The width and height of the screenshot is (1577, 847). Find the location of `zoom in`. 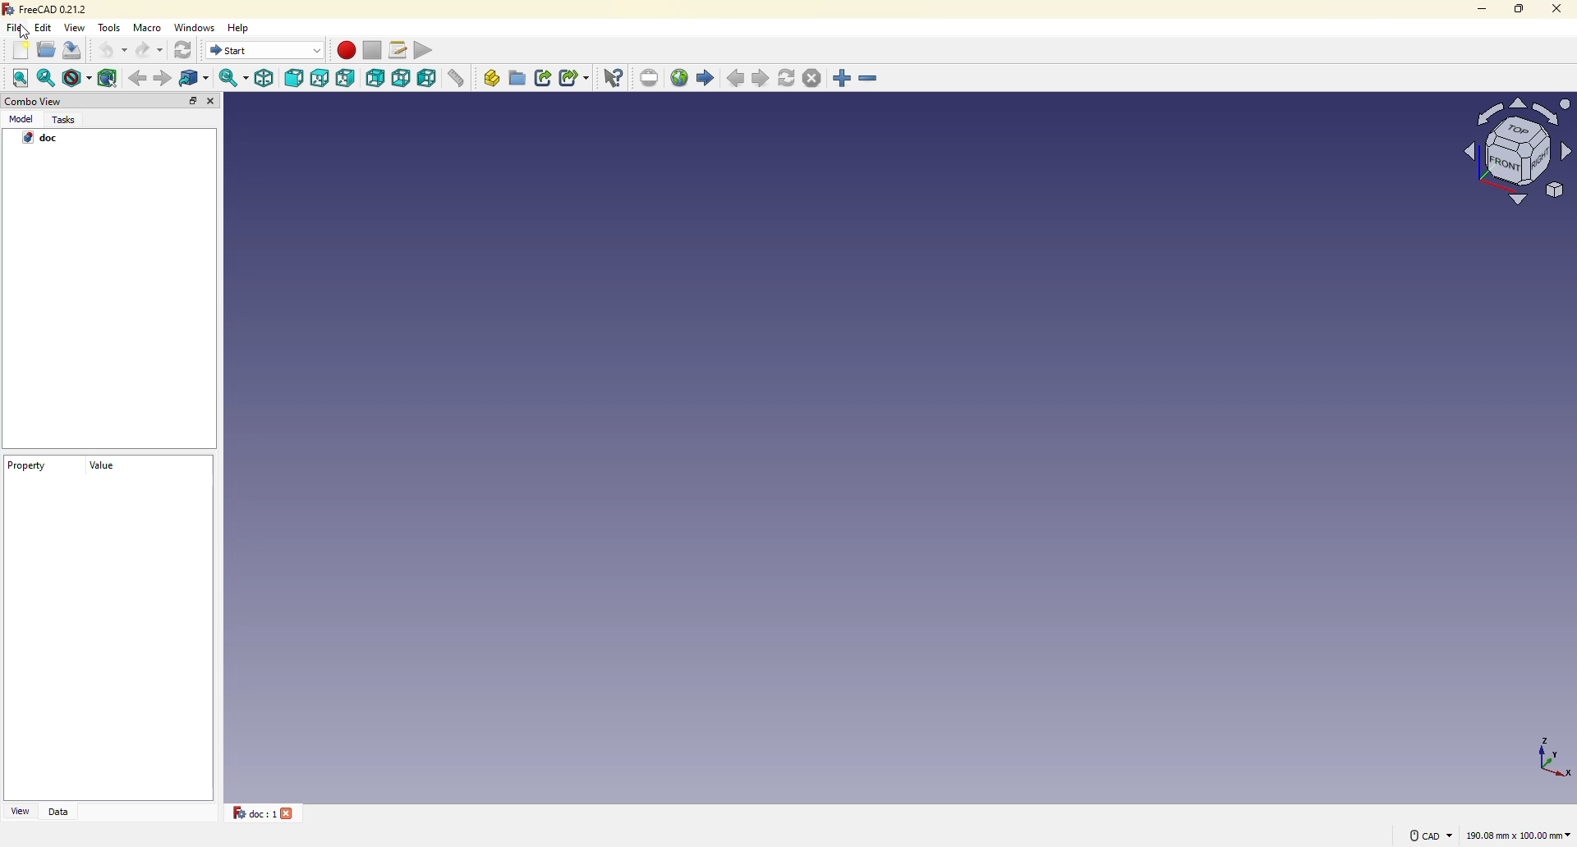

zoom in is located at coordinates (843, 79).